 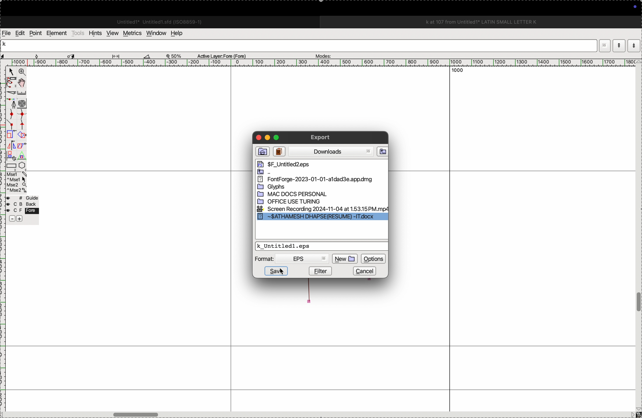 What do you see at coordinates (312, 245) in the screenshot?
I see `save` at bounding box center [312, 245].